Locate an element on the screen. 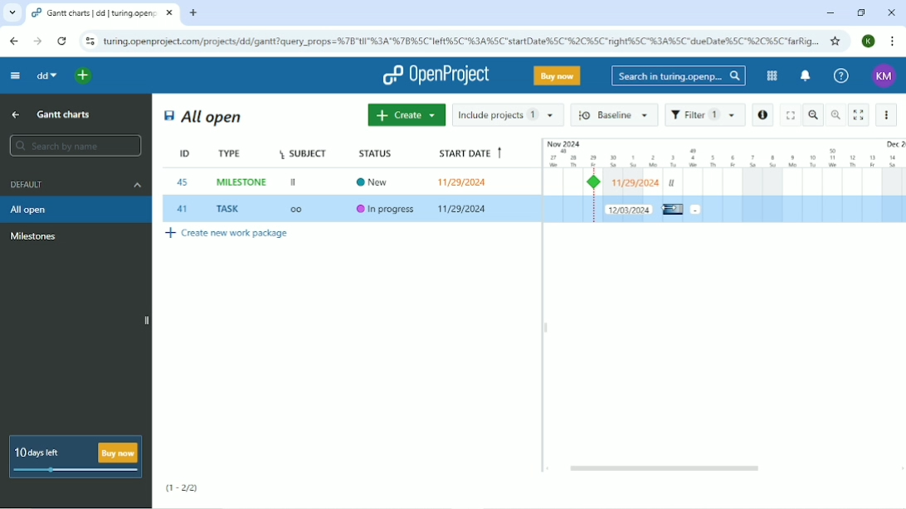 The image size is (906, 509). Back is located at coordinates (15, 41).